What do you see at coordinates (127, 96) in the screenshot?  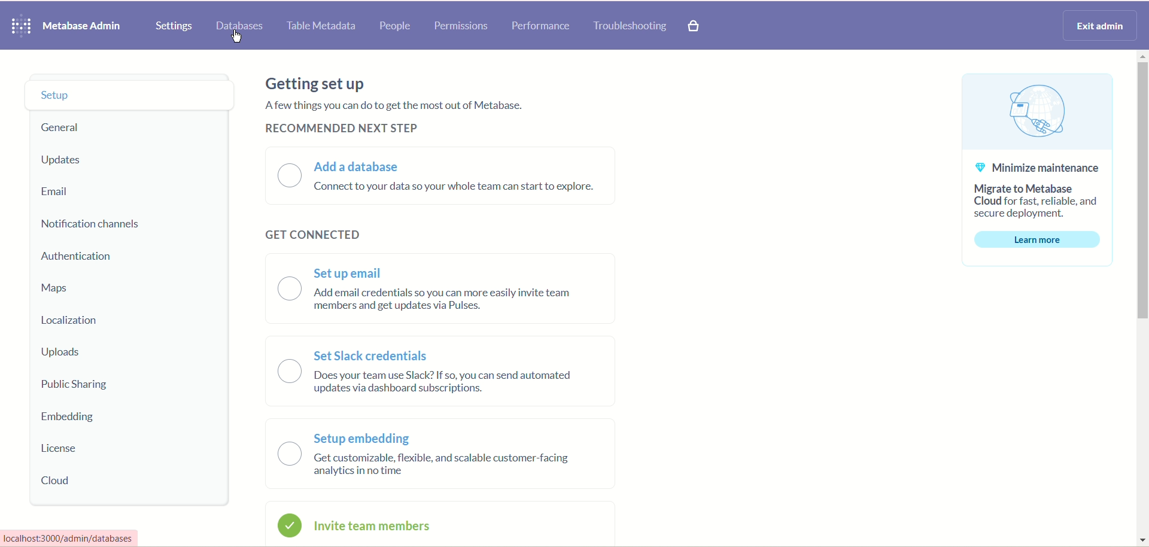 I see `setup` at bounding box center [127, 96].